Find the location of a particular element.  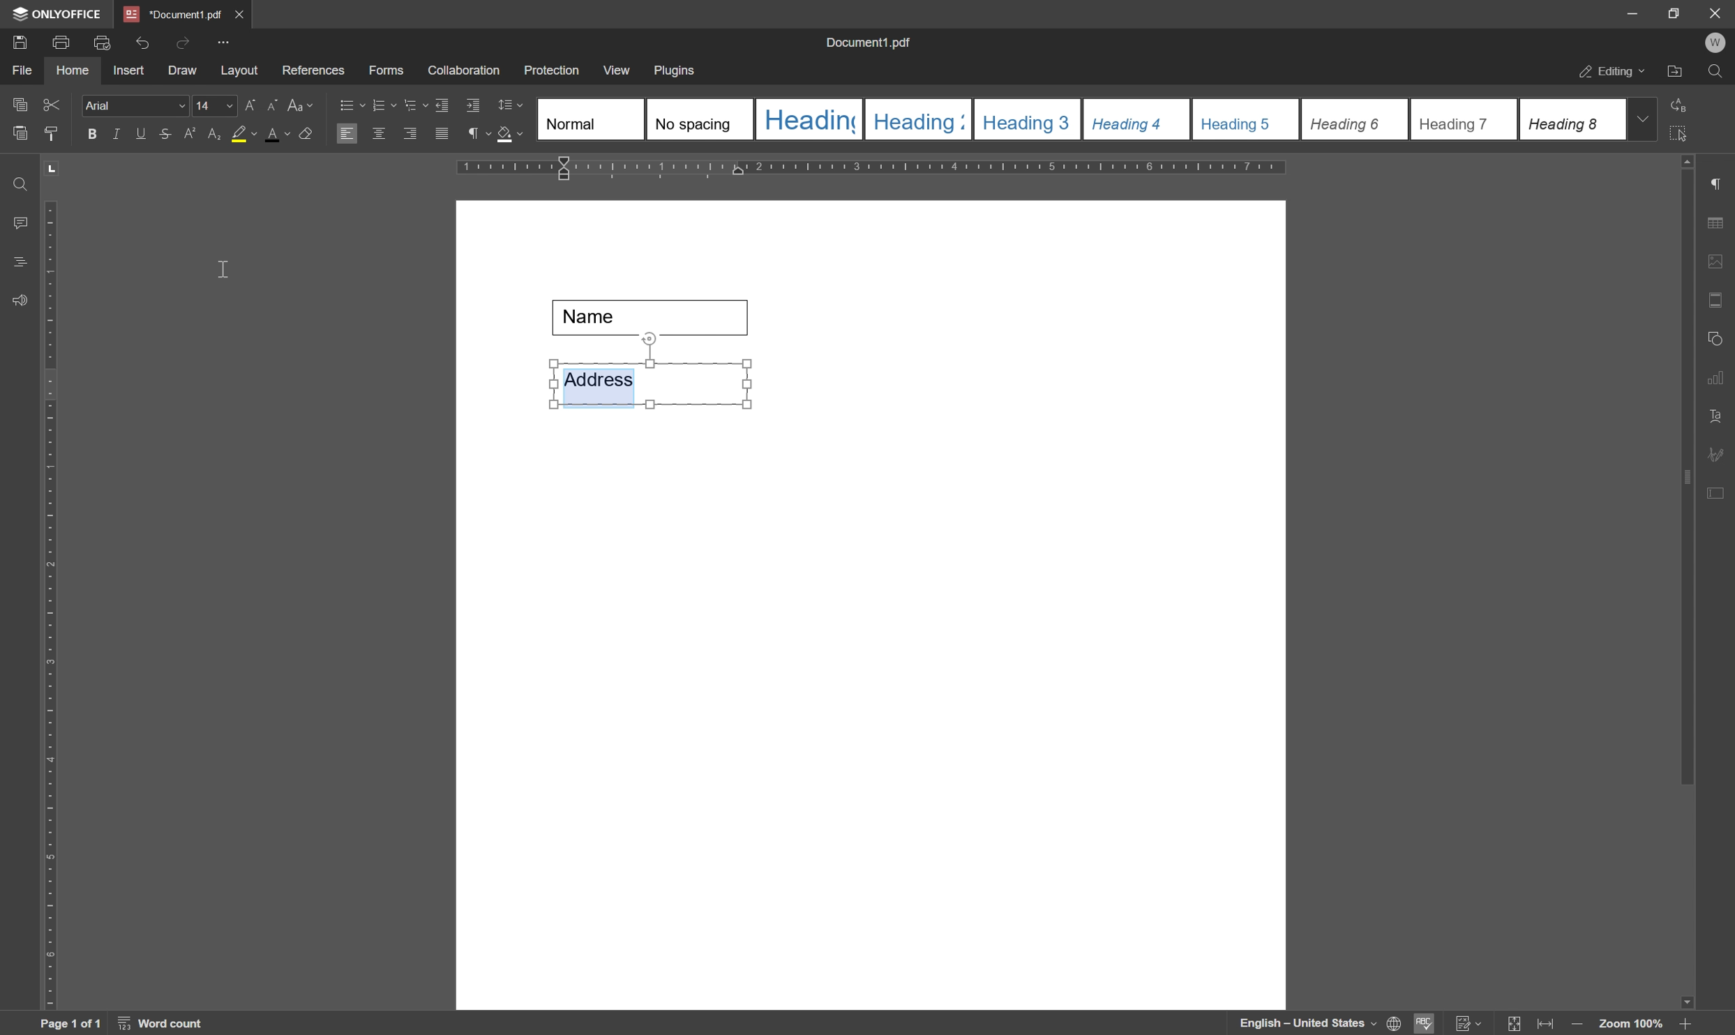

fit to slide is located at coordinates (1513, 1024).